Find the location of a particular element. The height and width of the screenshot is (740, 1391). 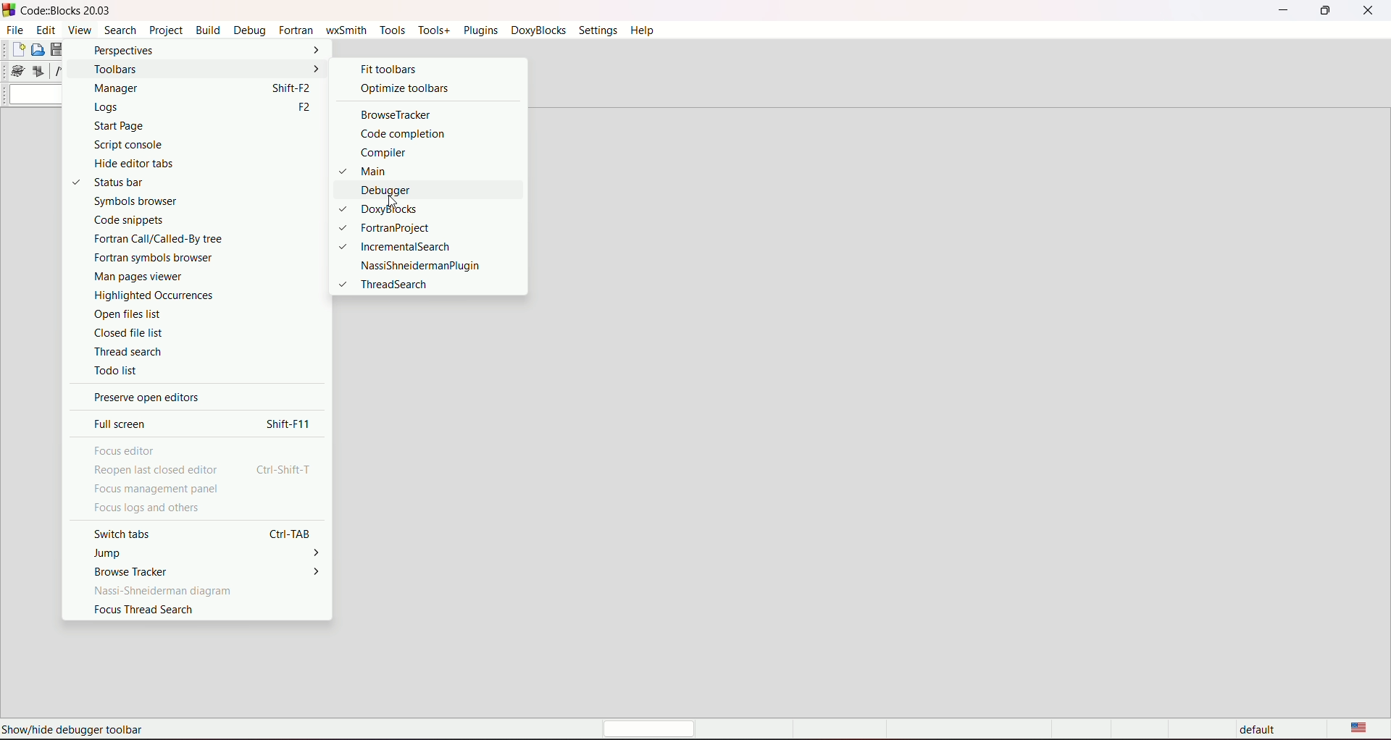

debug is located at coordinates (249, 30).